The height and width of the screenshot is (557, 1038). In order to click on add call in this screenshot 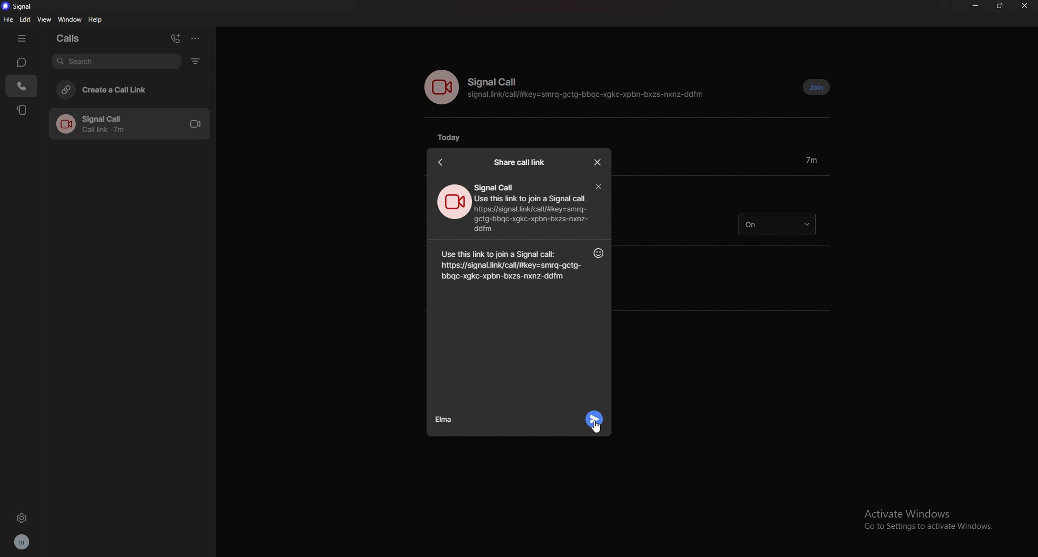, I will do `click(175, 38)`.